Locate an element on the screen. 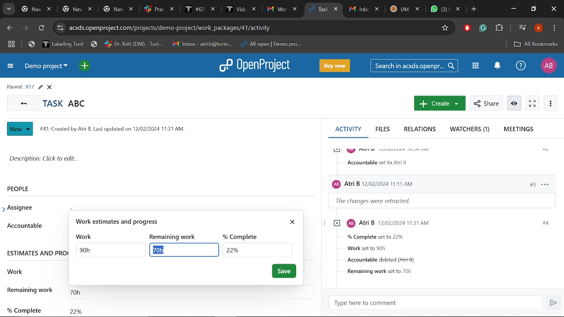 The height and width of the screenshot is (317, 564). Current task name is located at coordinates (67, 103).